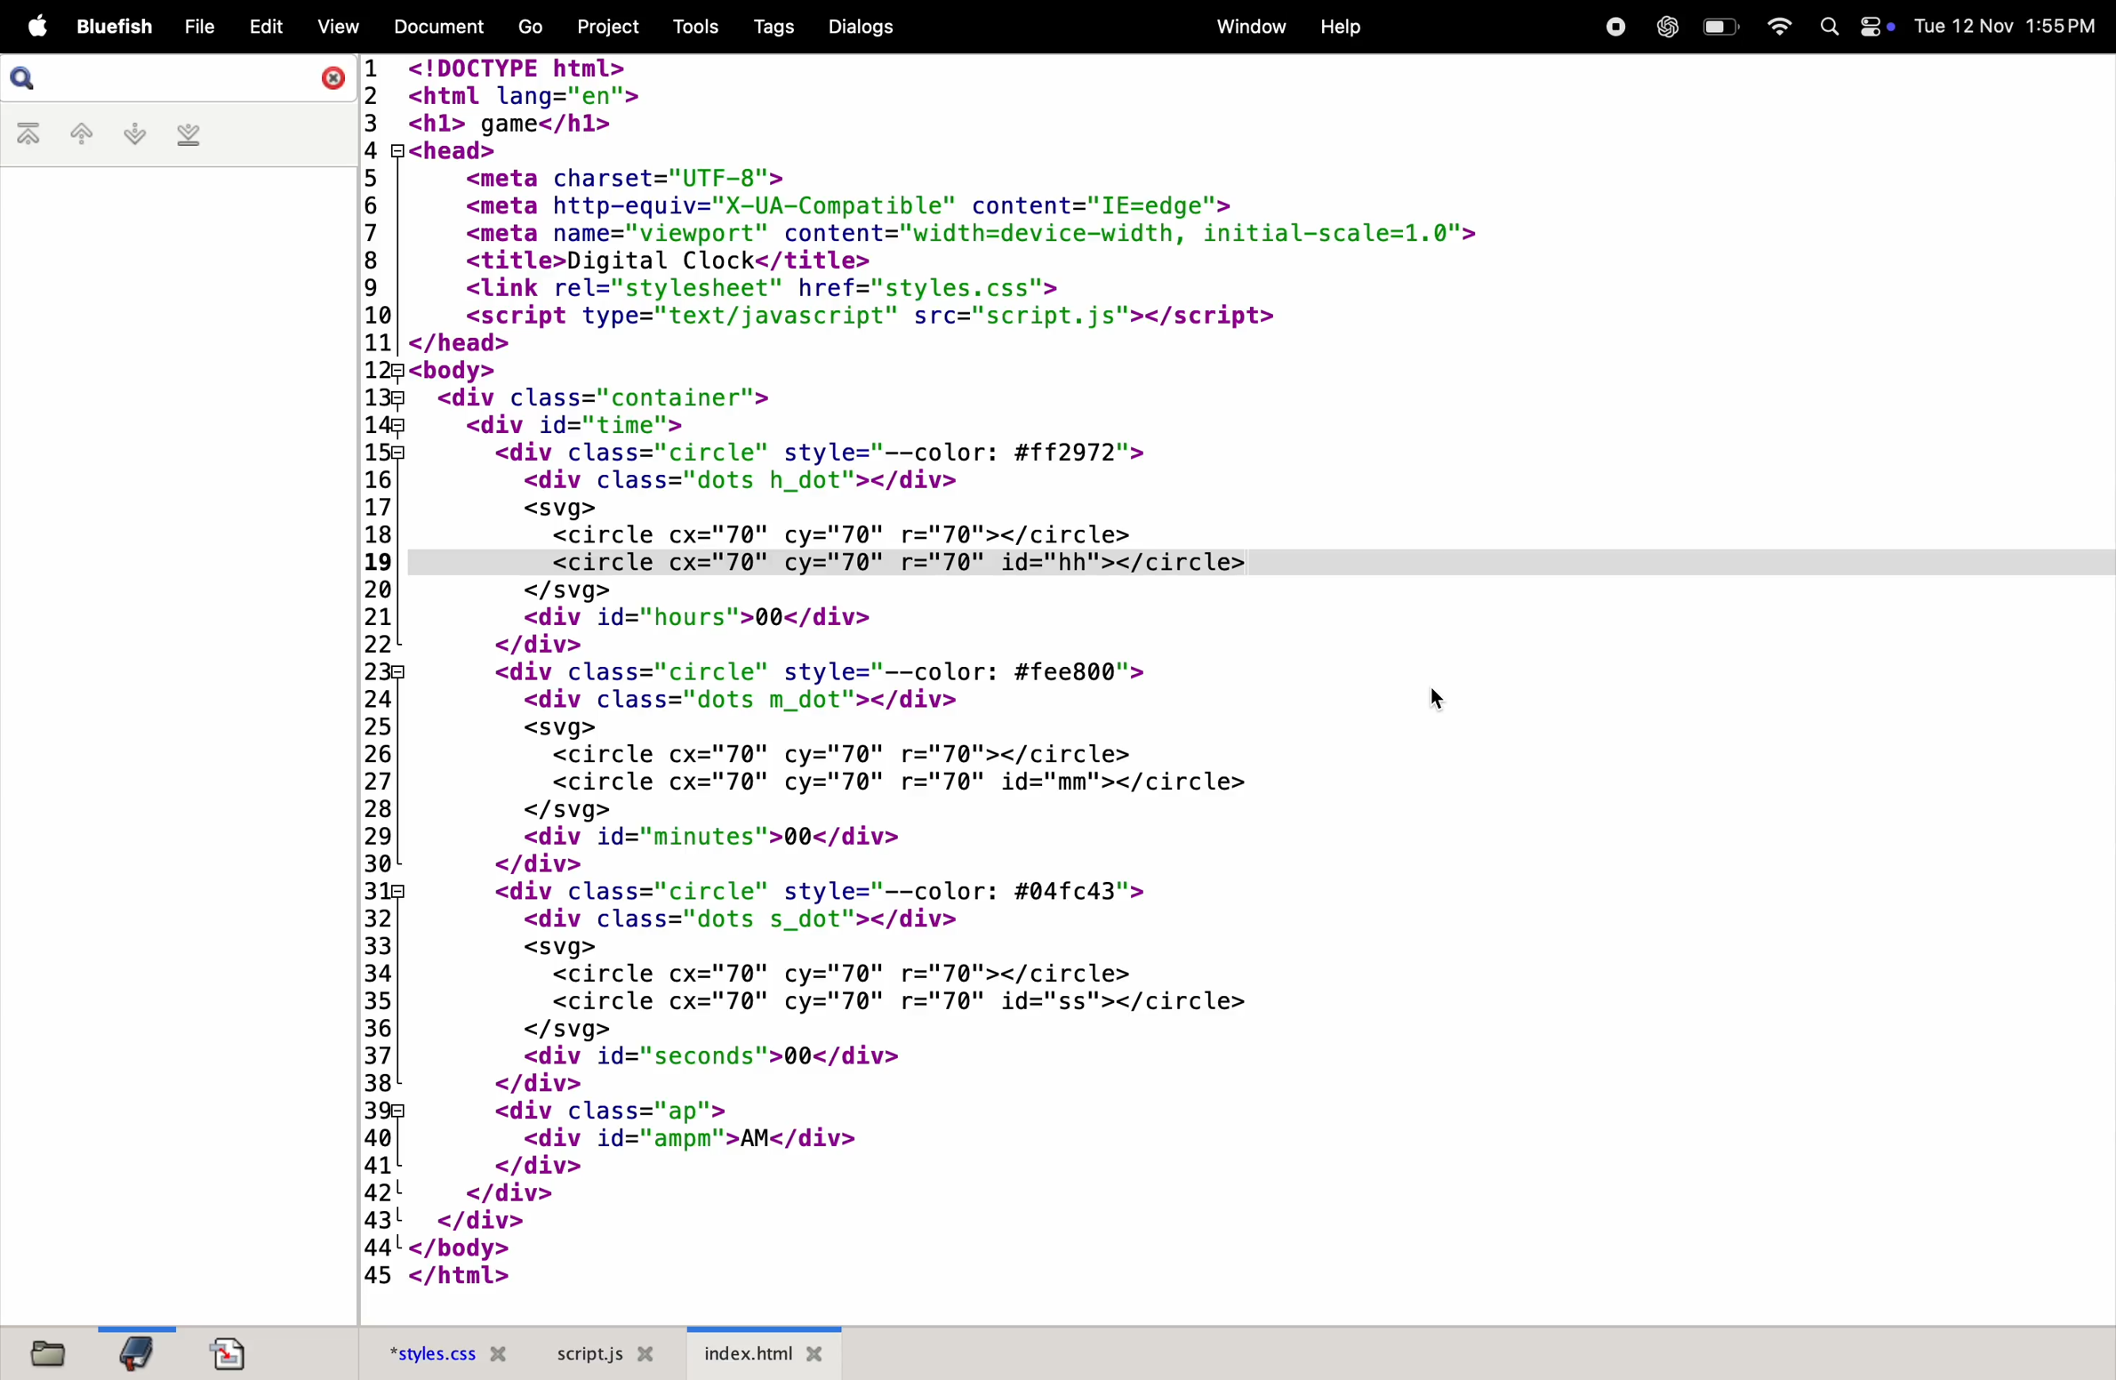 Image resolution: width=2116 pixels, height=1380 pixels. I want to click on chatgpt, so click(1663, 26).